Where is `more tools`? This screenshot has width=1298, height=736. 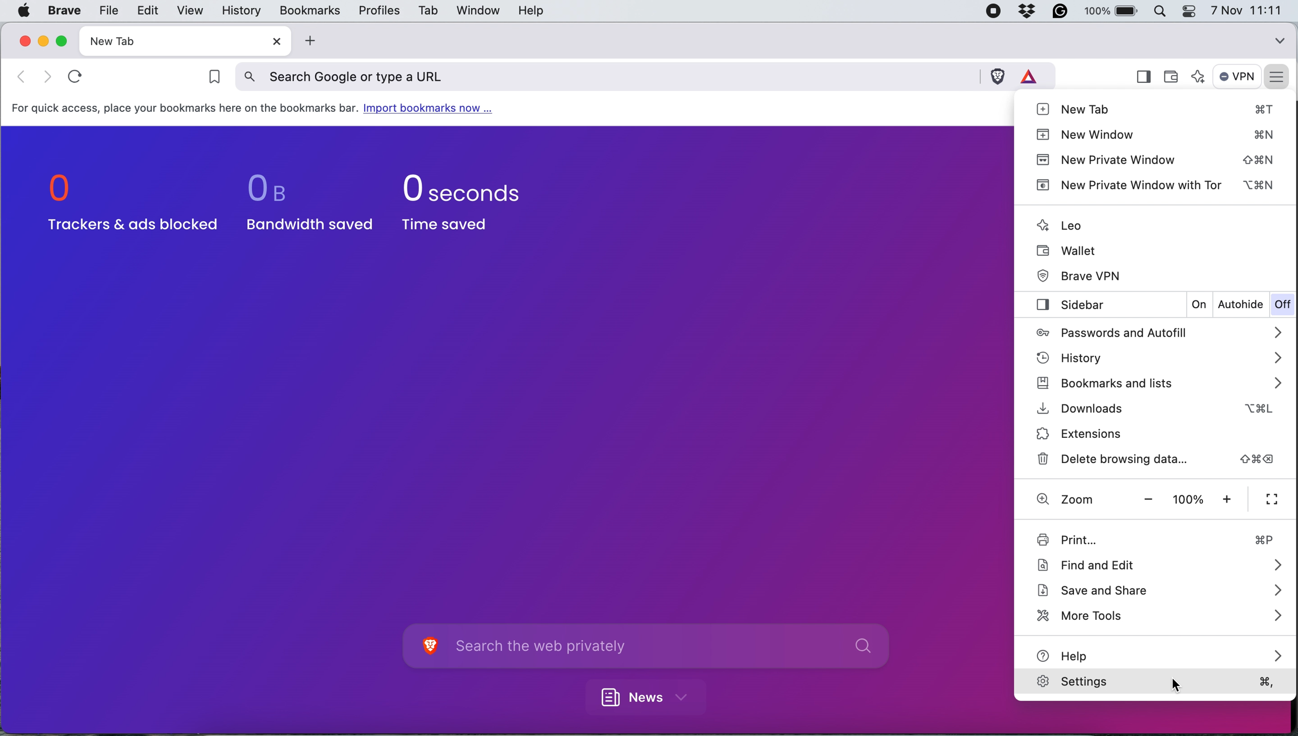
more tools is located at coordinates (1156, 615).